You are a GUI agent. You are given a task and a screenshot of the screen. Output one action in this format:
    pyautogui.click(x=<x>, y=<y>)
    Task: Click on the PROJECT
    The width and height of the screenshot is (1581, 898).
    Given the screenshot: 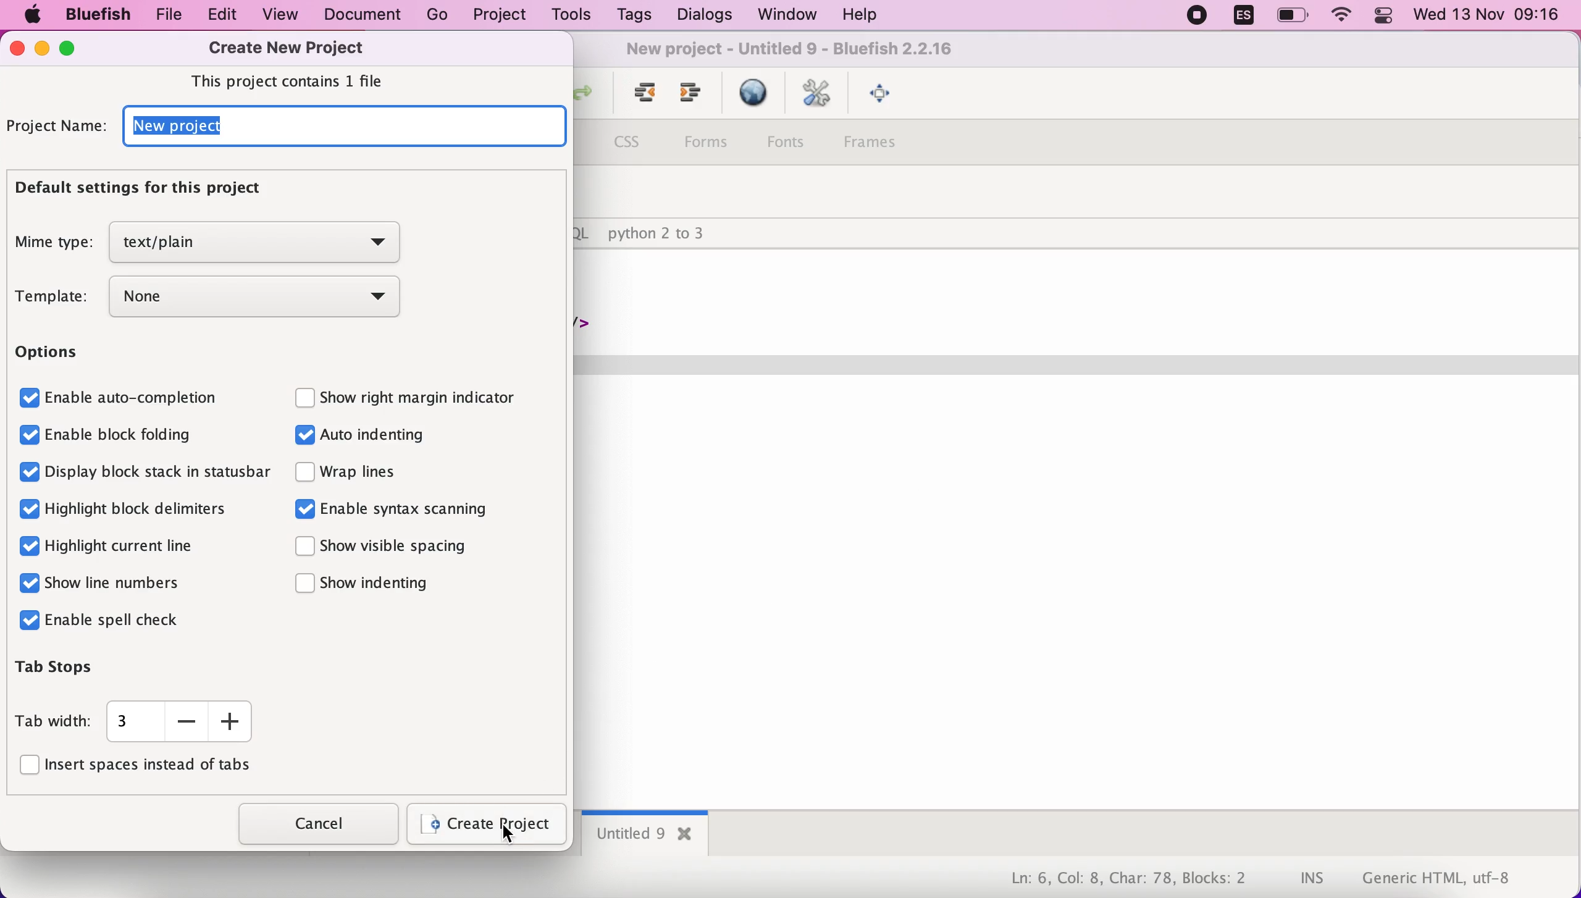 What is the action you would take?
    pyautogui.click(x=498, y=15)
    